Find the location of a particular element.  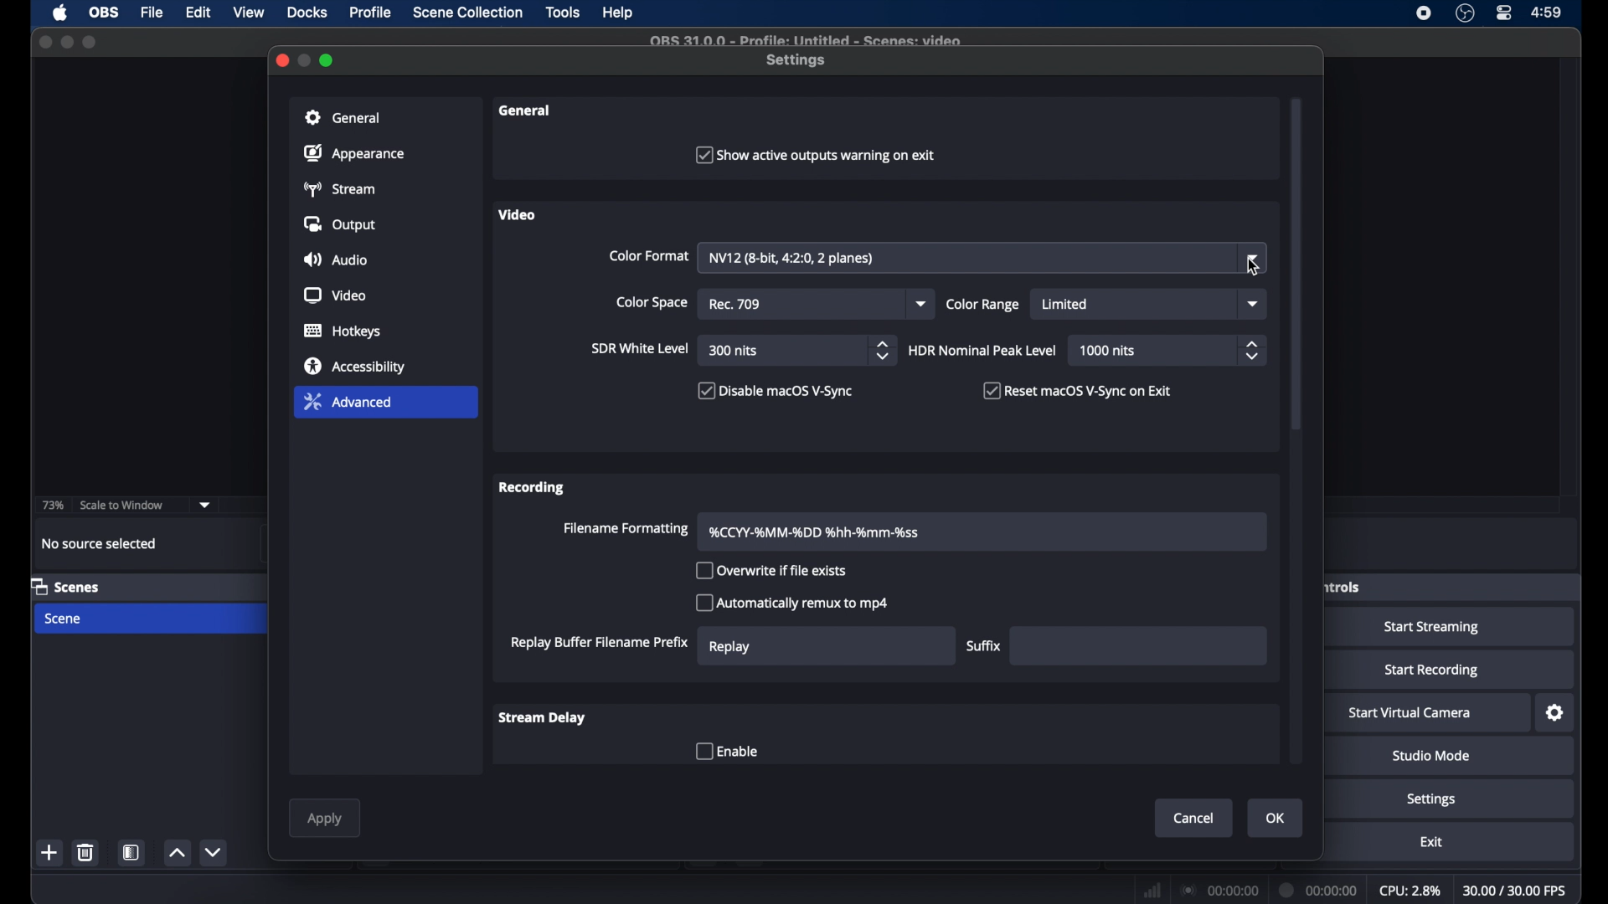

profile is located at coordinates (372, 13).